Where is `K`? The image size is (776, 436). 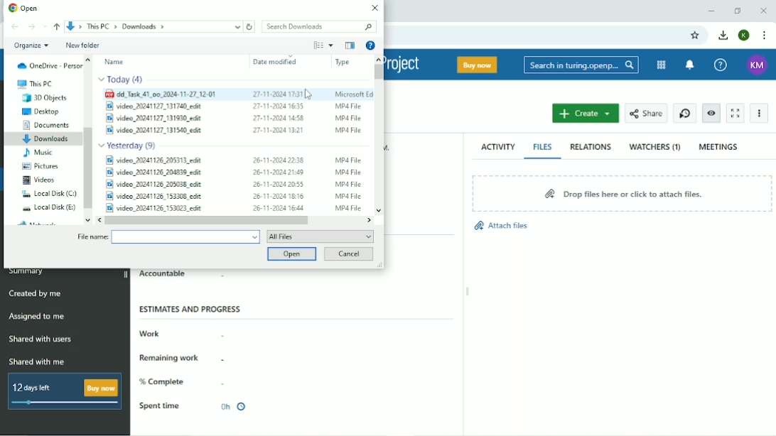 K is located at coordinates (743, 36).